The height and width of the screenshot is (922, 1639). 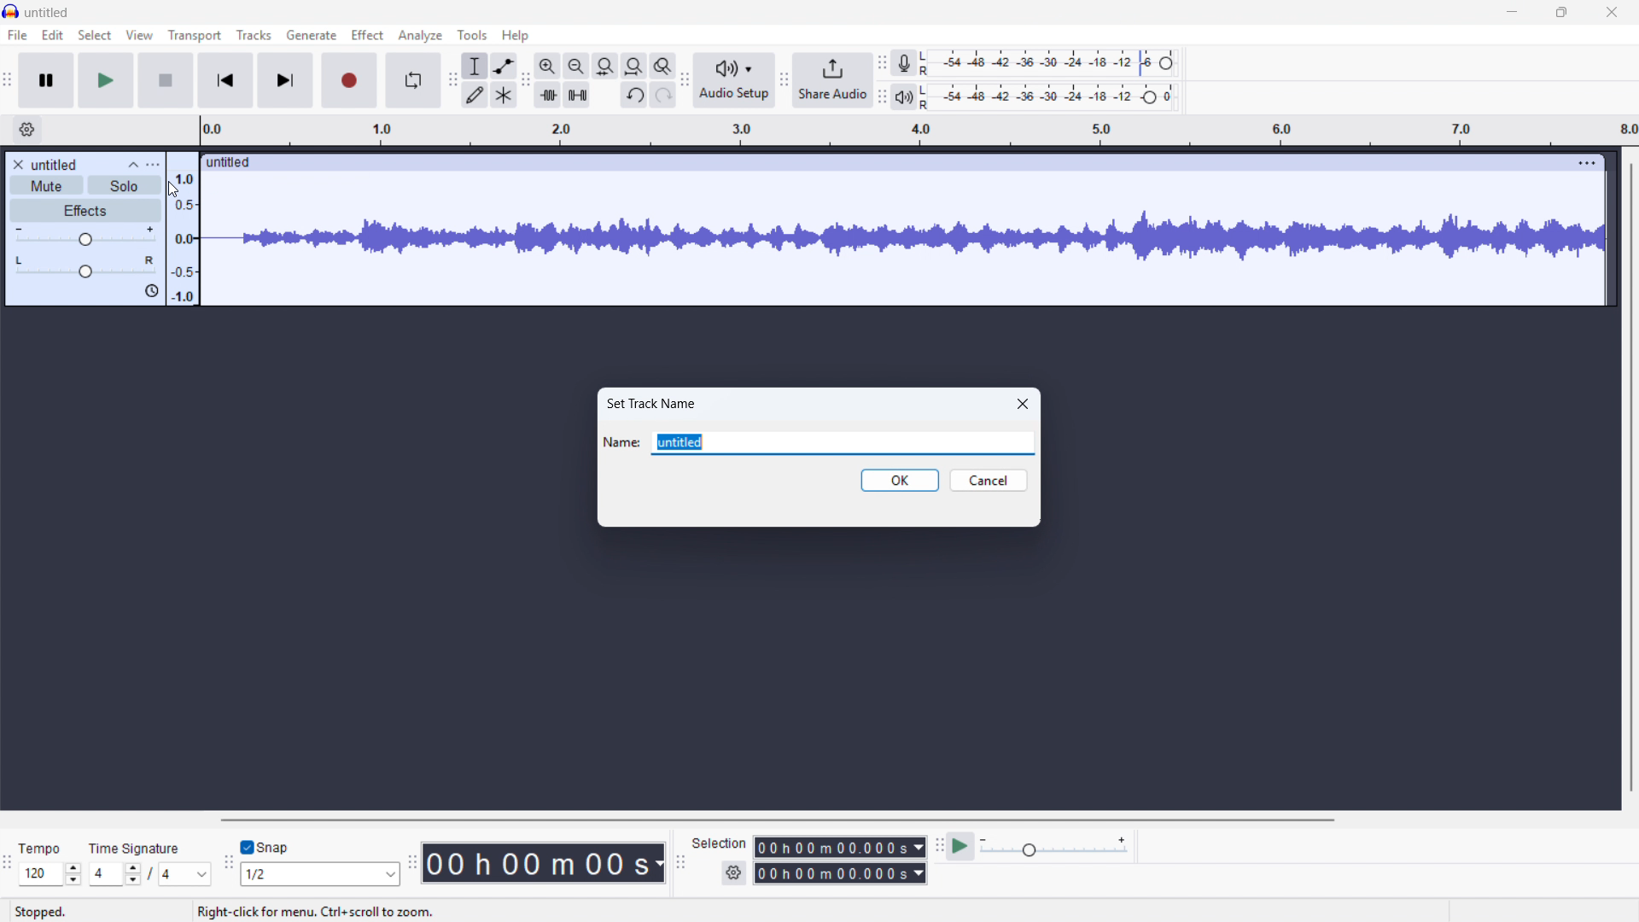 What do you see at coordinates (1612, 14) in the screenshot?
I see `Close` at bounding box center [1612, 14].